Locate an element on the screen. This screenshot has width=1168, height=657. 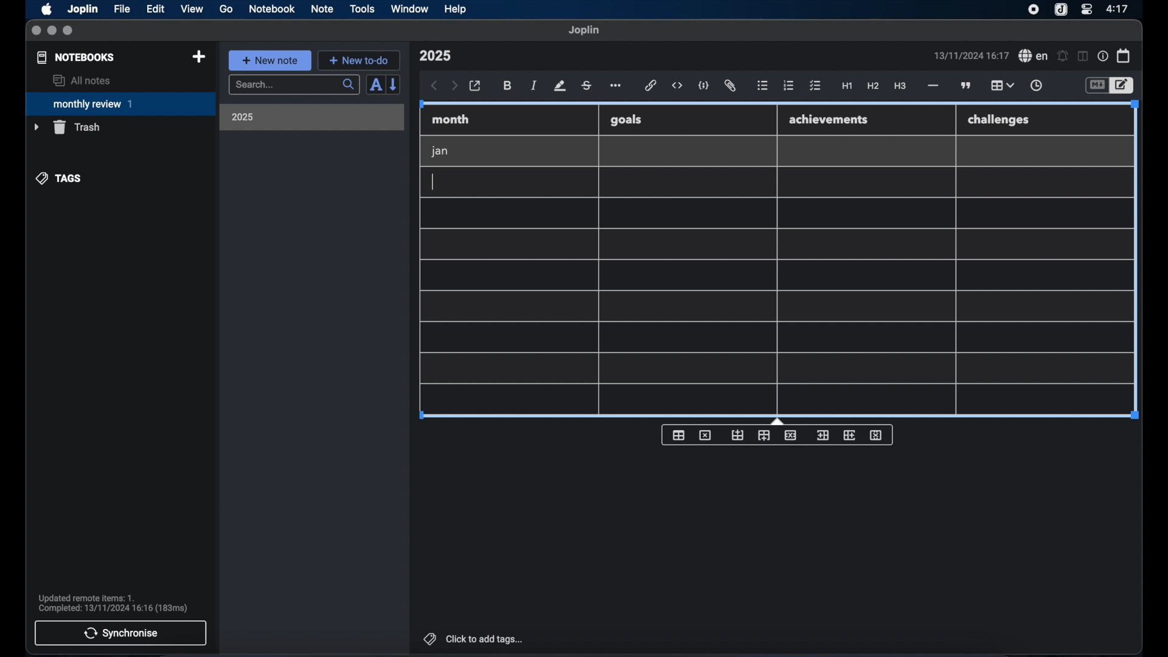
minimize is located at coordinates (52, 31).